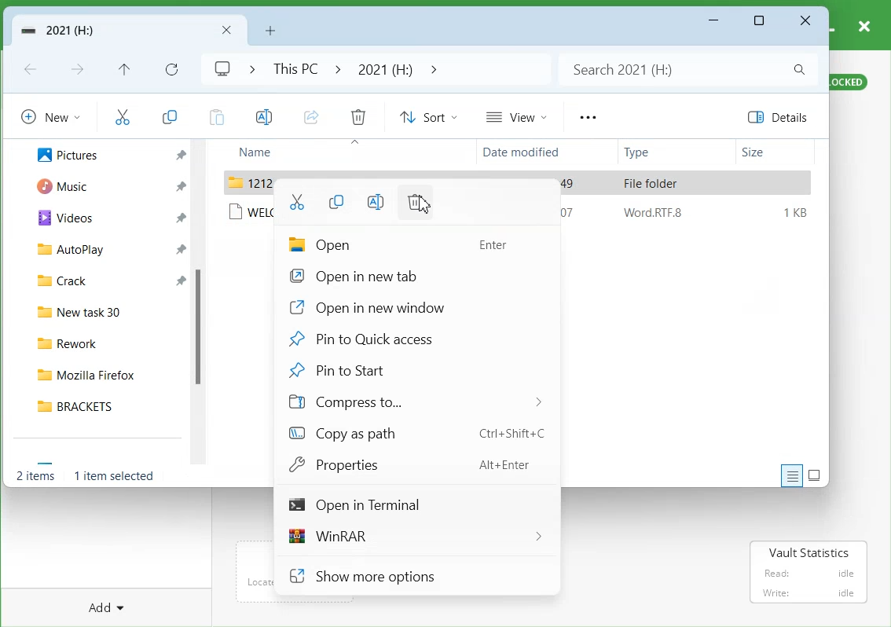  What do you see at coordinates (782, 117) in the screenshot?
I see `Details` at bounding box center [782, 117].